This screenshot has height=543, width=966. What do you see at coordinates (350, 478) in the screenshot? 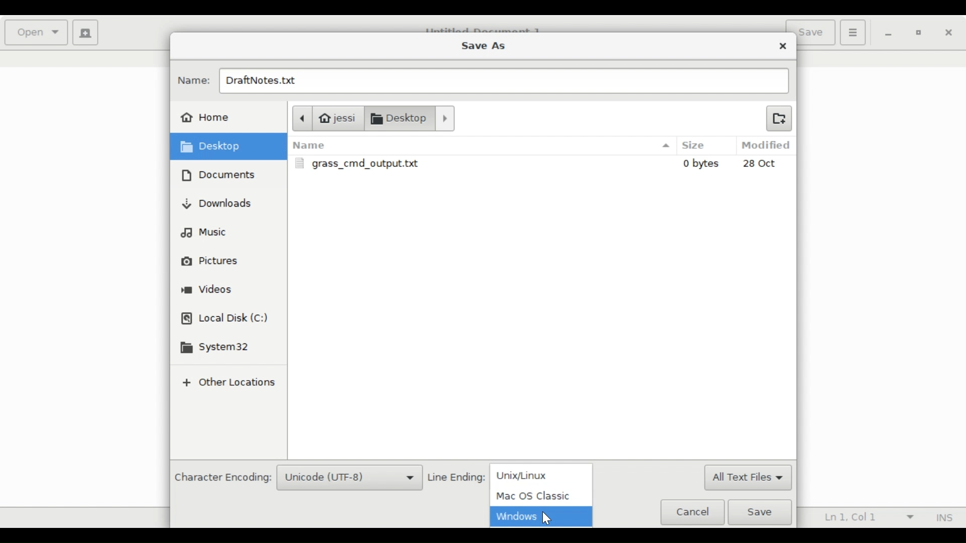
I see `Unicode (UTF-8)` at bounding box center [350, 478].